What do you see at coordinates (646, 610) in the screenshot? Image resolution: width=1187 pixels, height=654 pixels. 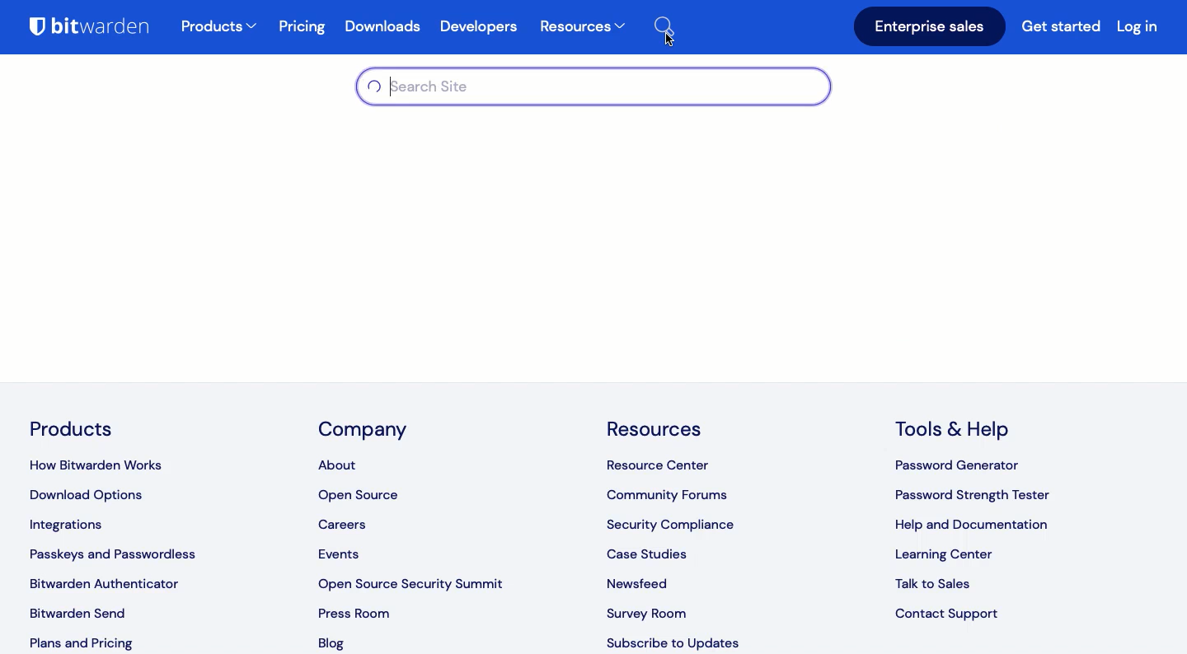 I see `survey room` at bounding box center [646, 610].